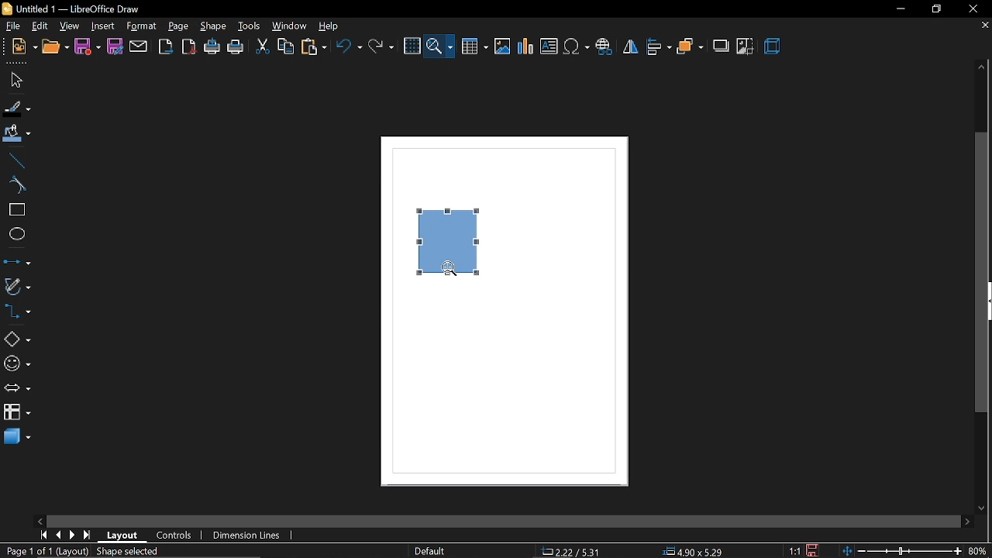 Image resolution: width=992 pixels, height=558 pixels. What do you see at coordinates (414, 46) in the screenshot?
I see `grid` at bounding box center [414, 46].